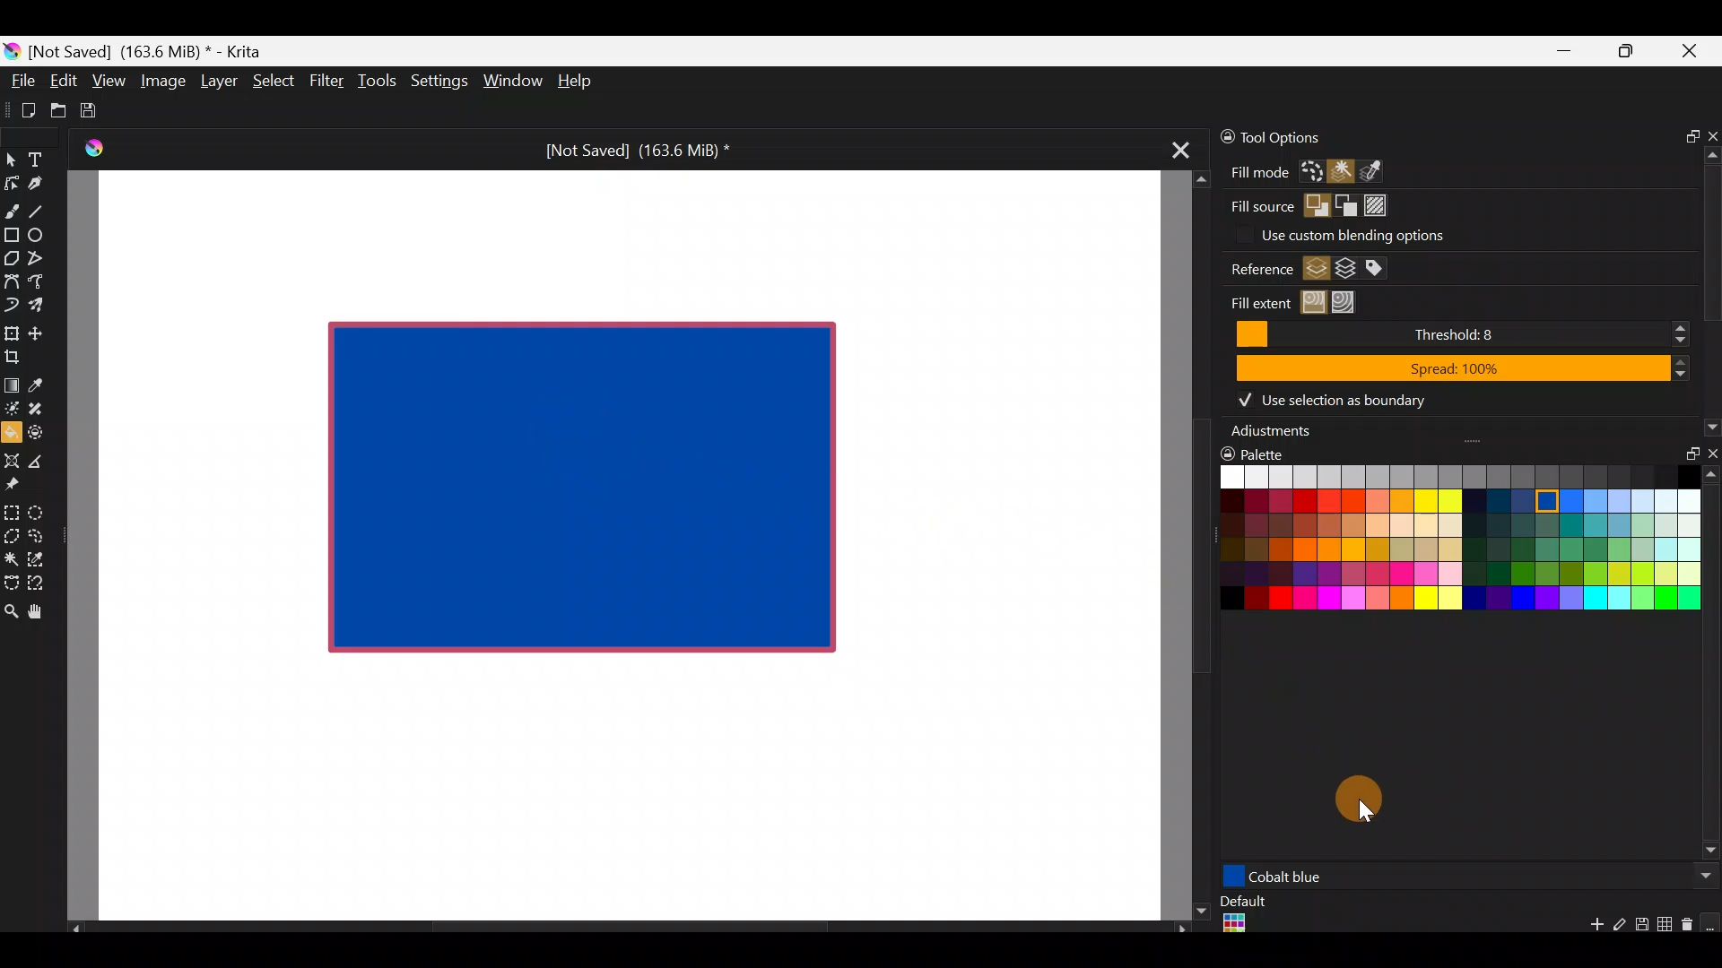 The image size is (1722, 968). What do you see at coordinates (1218, 137) in the screenshot?
I see `Lock docker` at bounding box center [1218, 137].